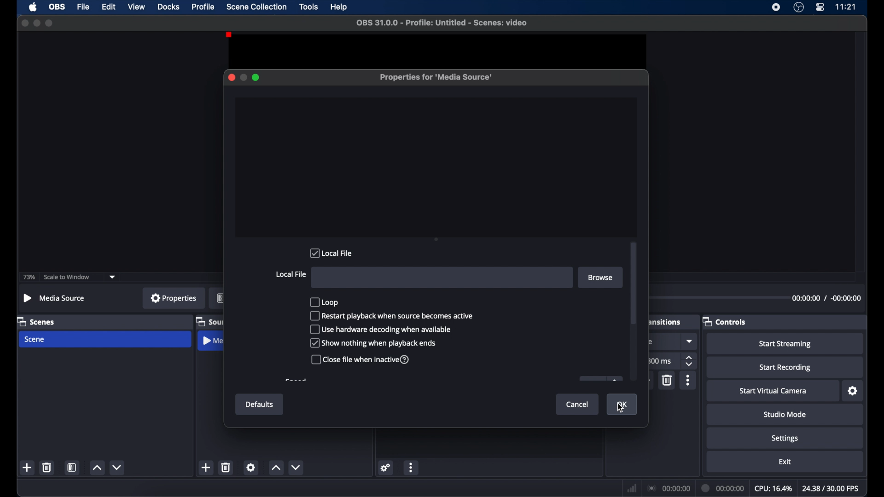  I want to click on scene collection, so click(256, 7).